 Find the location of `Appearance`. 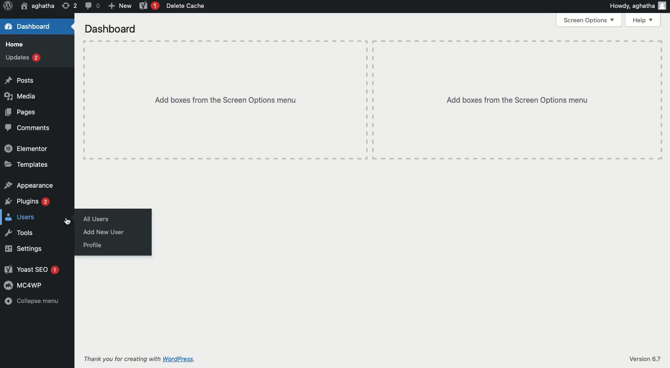

Appearance is located at coordinates (30, 185).